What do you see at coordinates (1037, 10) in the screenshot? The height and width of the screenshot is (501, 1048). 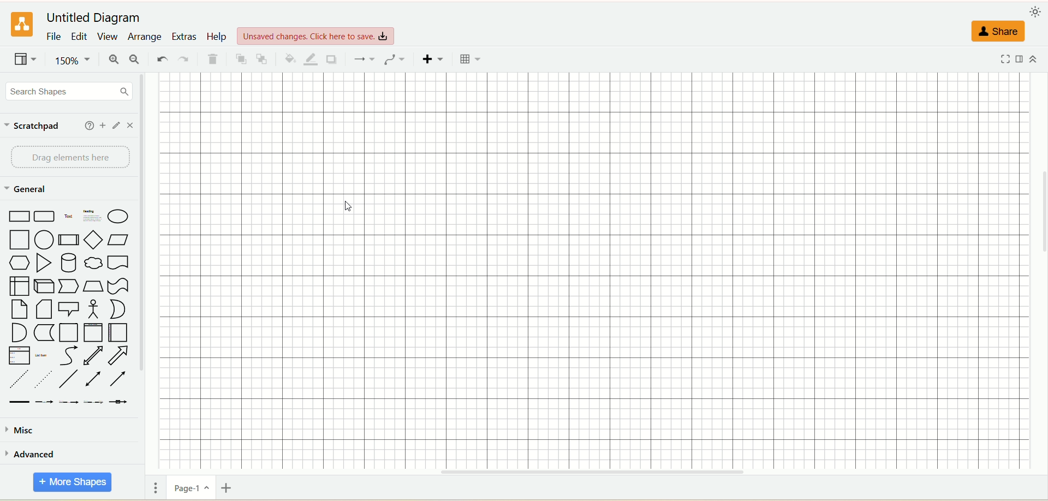 I see `appearance` at bounding box center [1037, 10].